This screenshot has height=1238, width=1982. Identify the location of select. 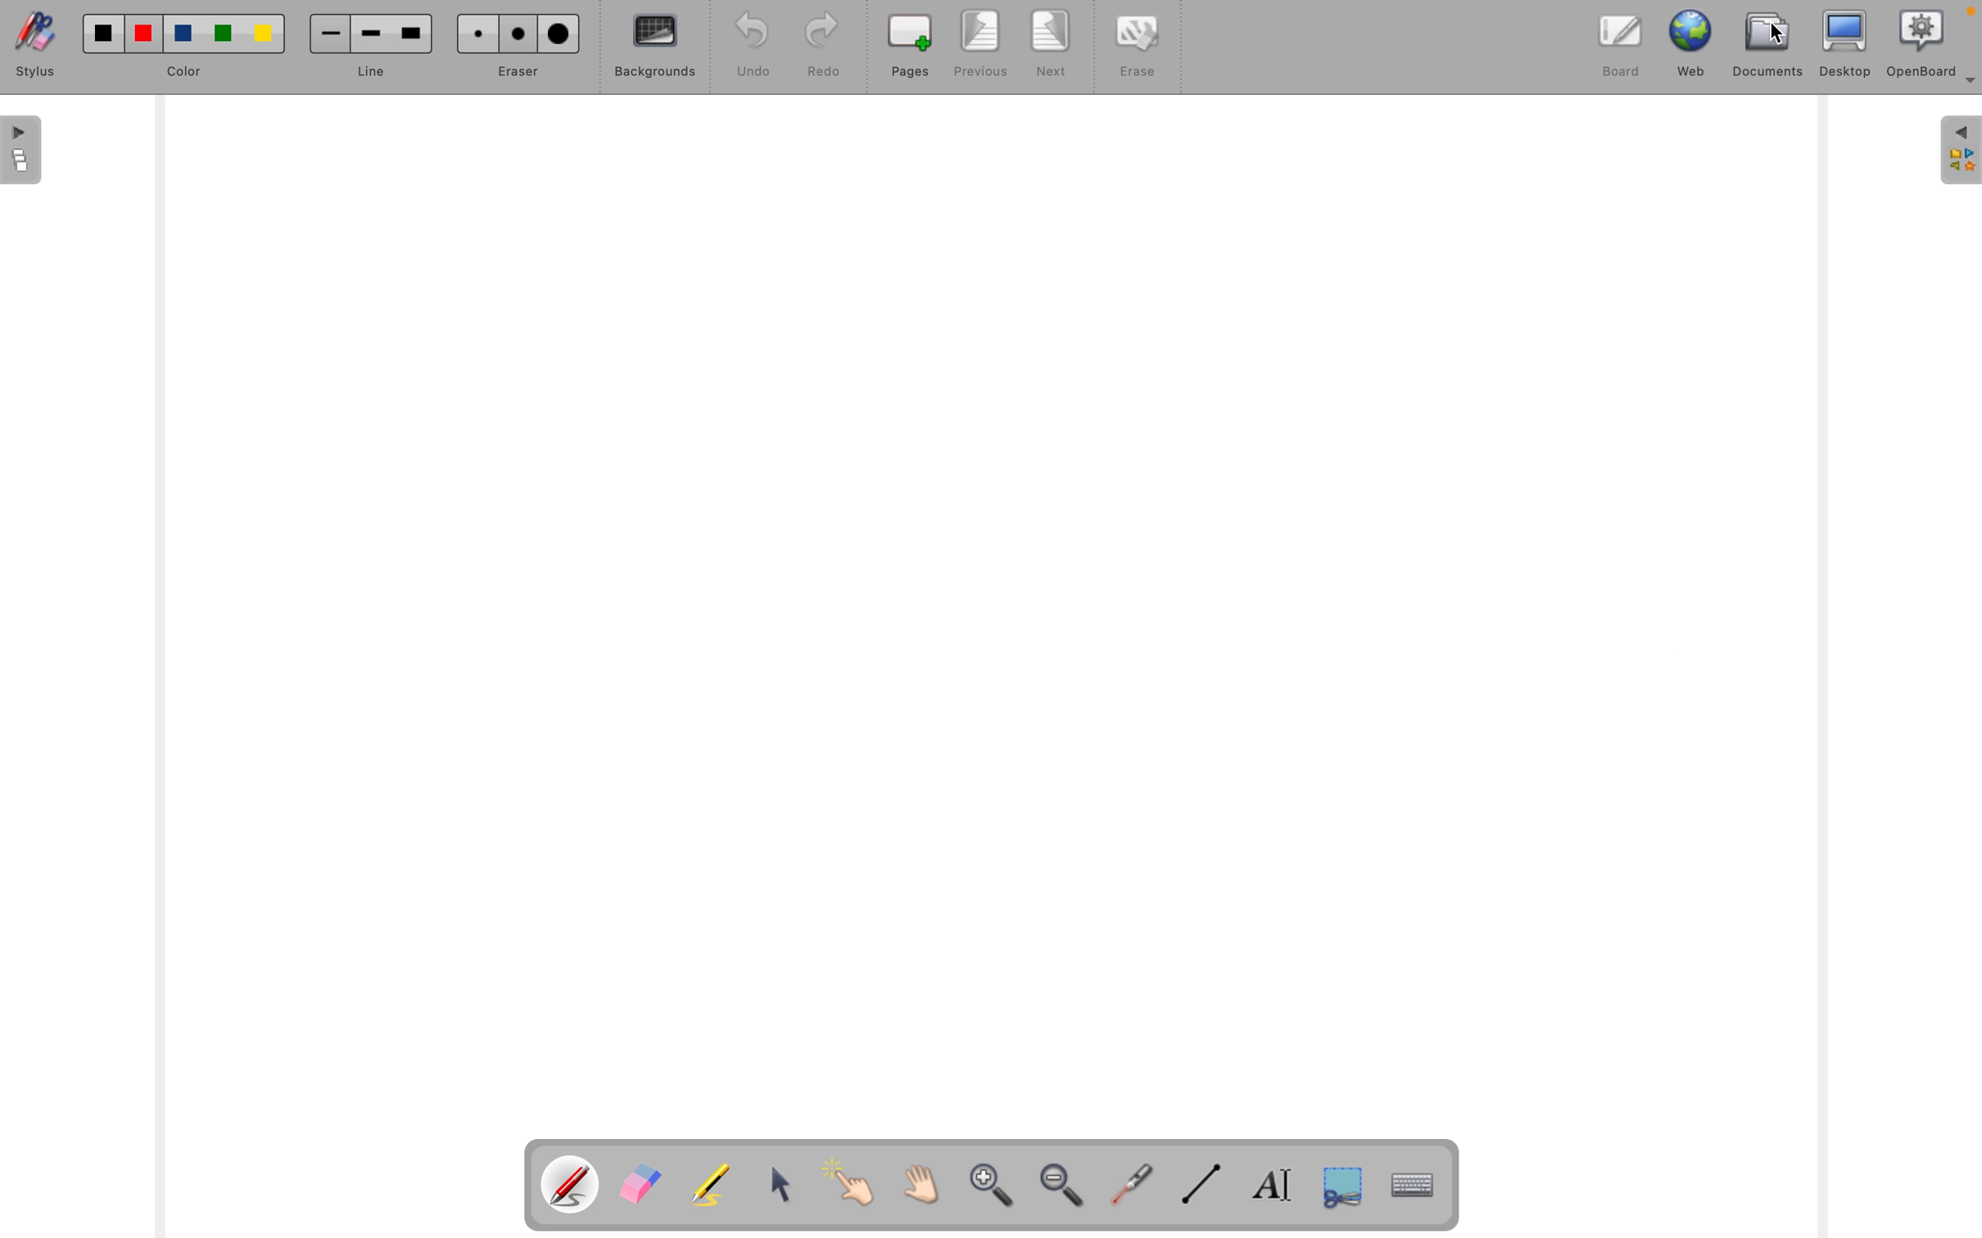
(784, 1186).